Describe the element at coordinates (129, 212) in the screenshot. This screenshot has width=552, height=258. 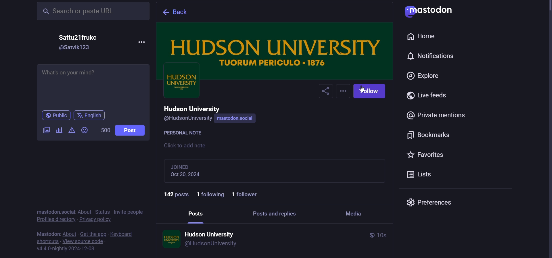
I see `invite people` at that location.